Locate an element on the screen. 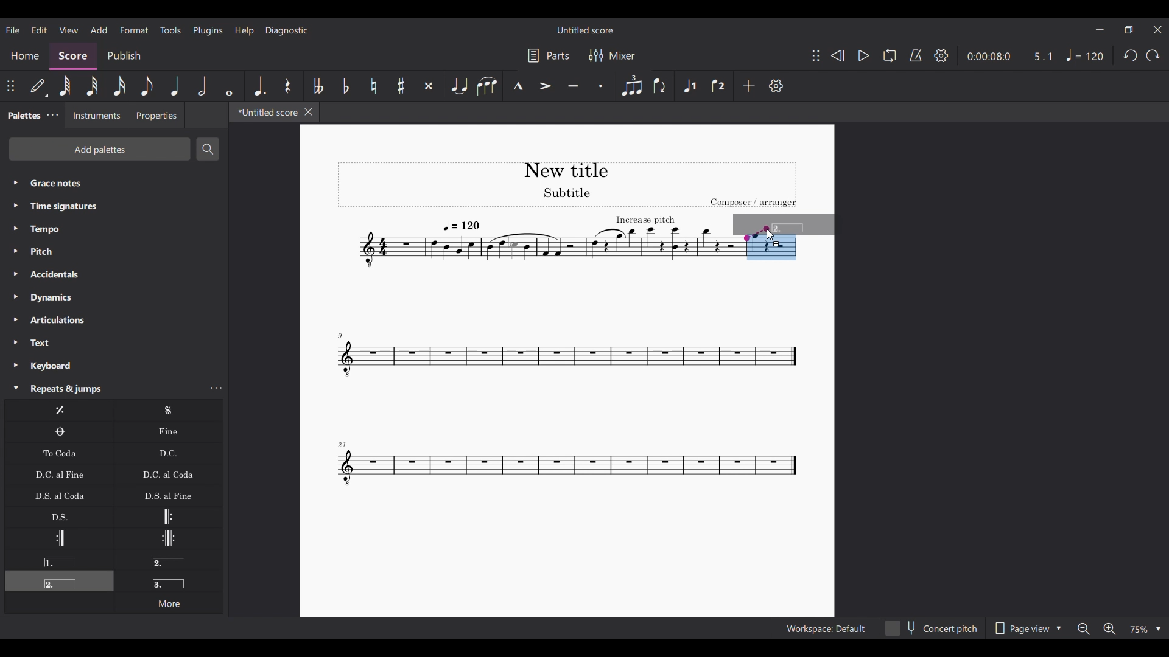 This screenshot has height=657, width=1169. 64th note is located at coordinates (65, 86).